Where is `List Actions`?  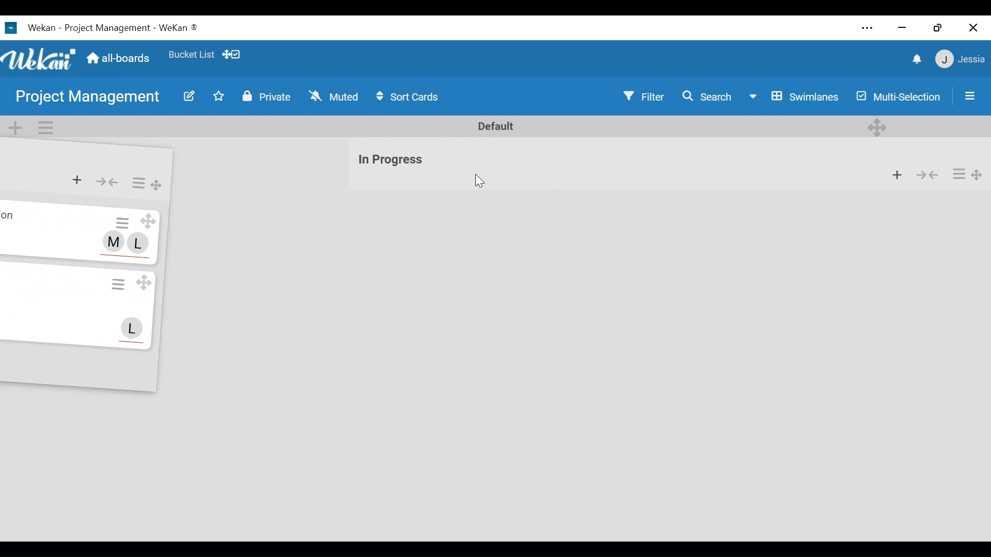 List Actions is located at coordinates (959, 173).